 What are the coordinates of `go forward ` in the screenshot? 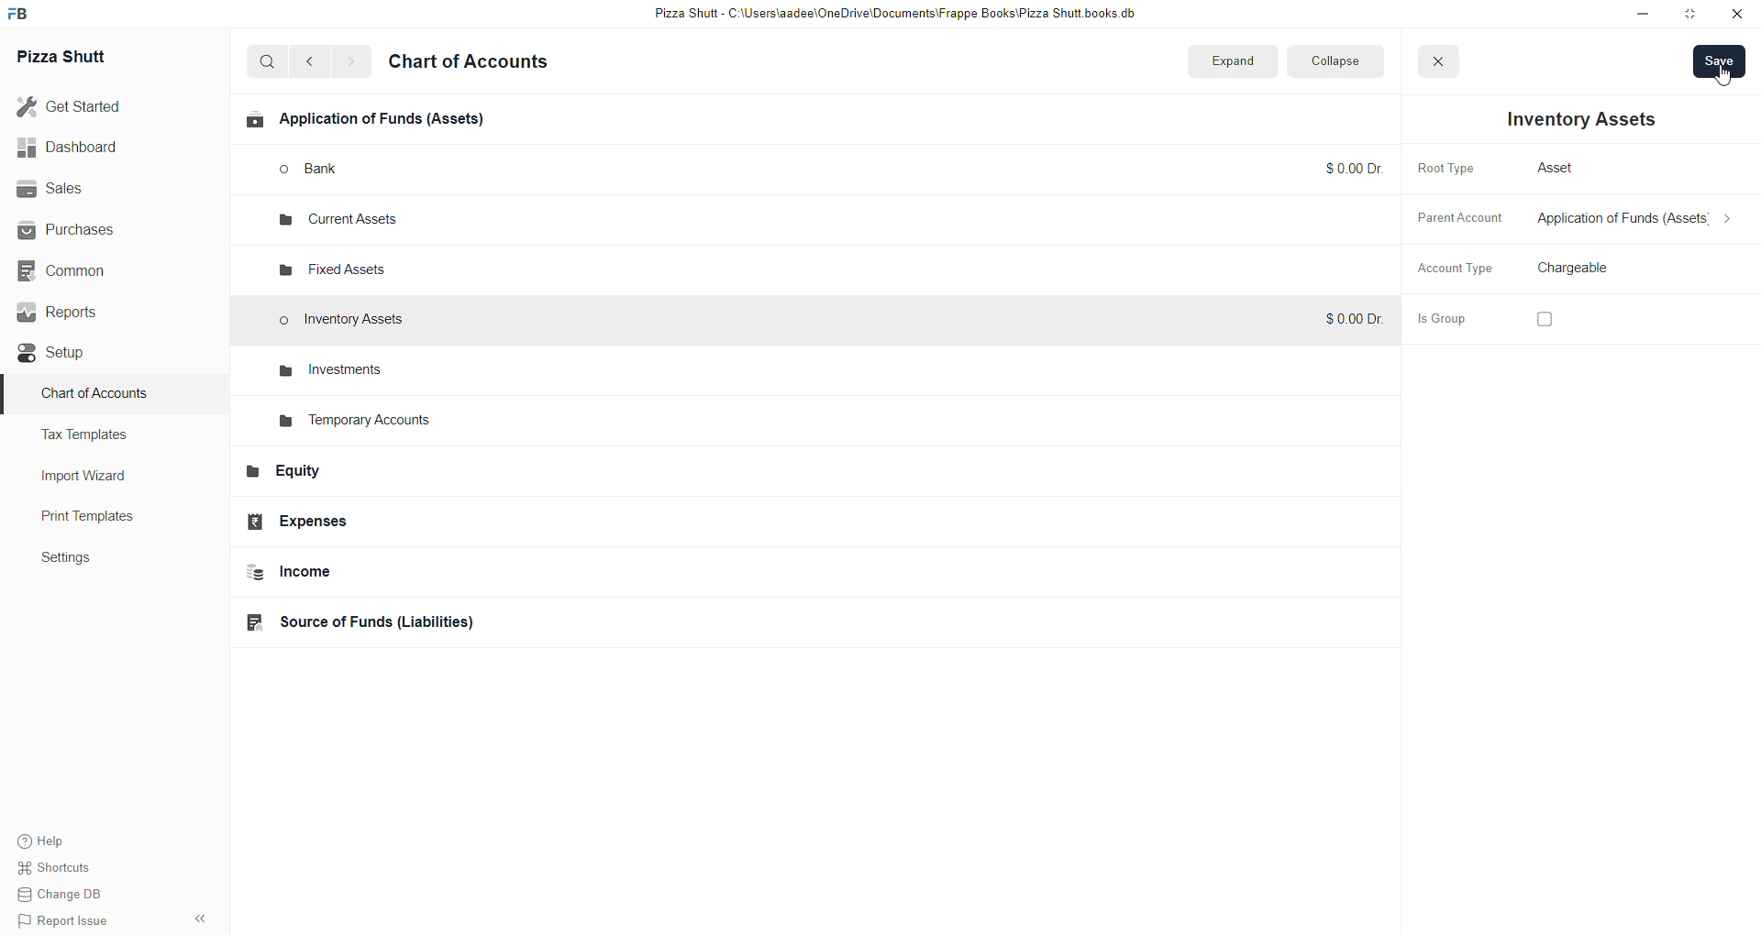 It's located at (350, 63).